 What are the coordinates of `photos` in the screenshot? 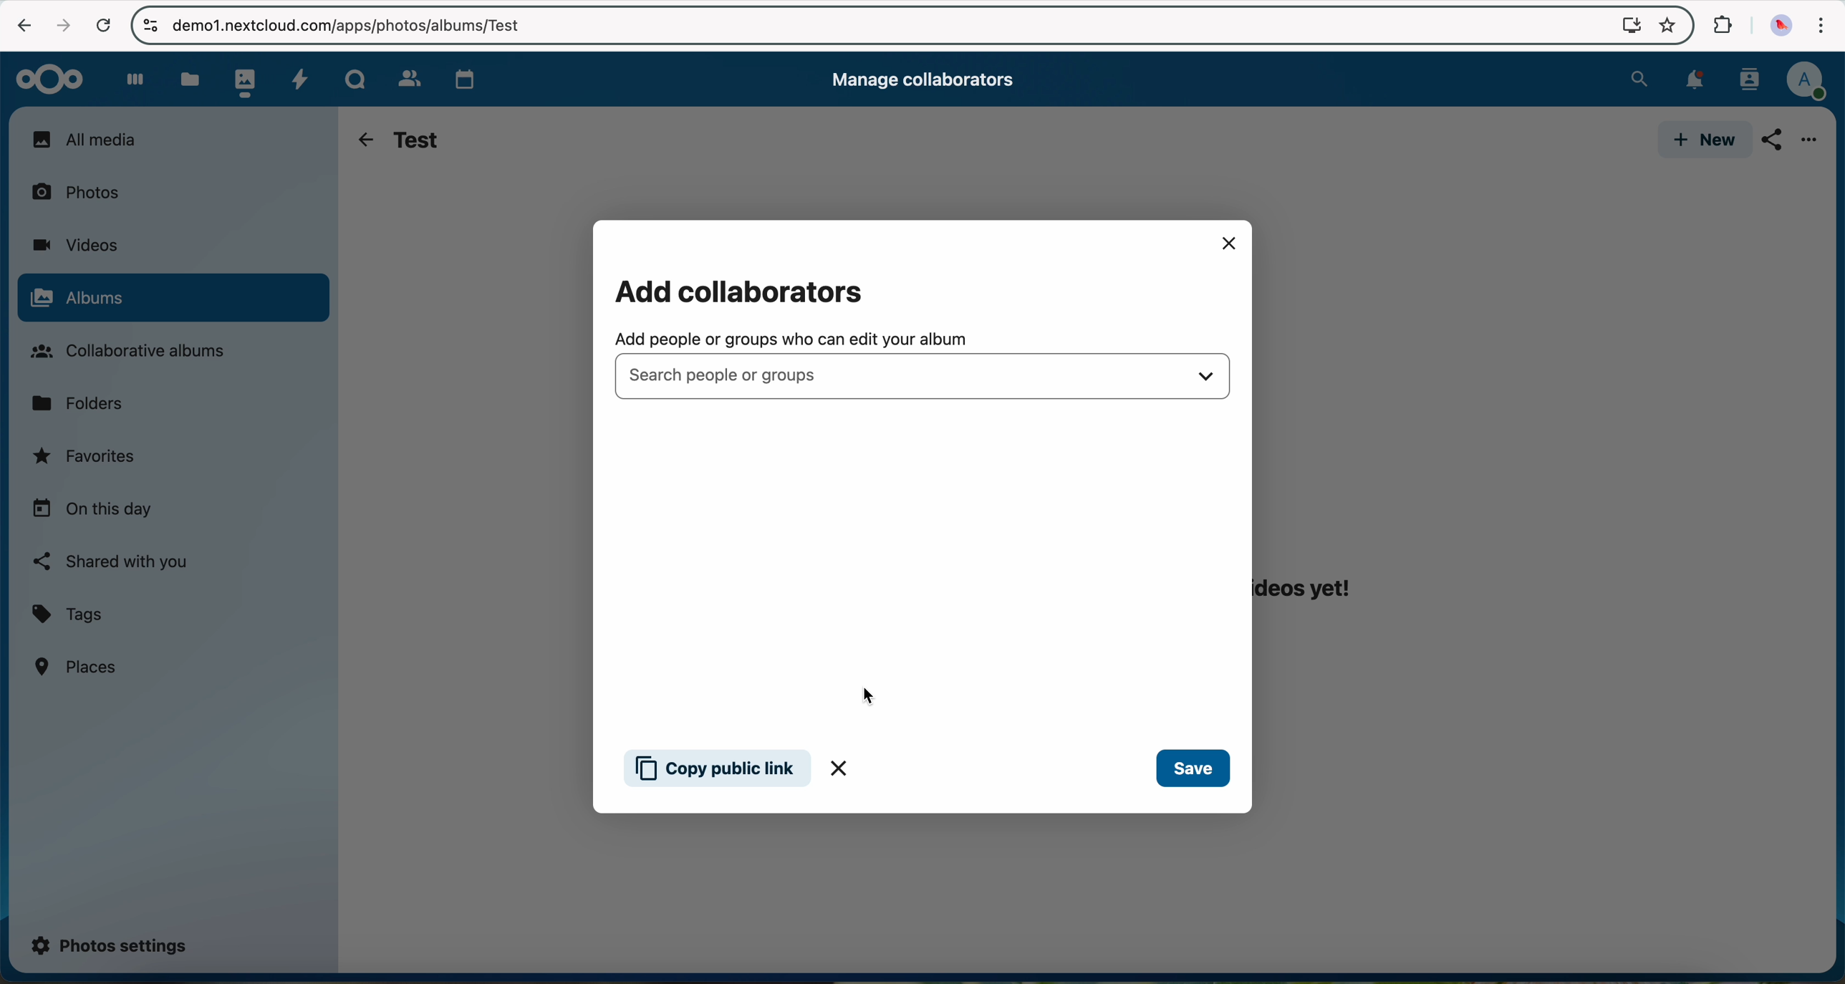 It's located at (84, 190).